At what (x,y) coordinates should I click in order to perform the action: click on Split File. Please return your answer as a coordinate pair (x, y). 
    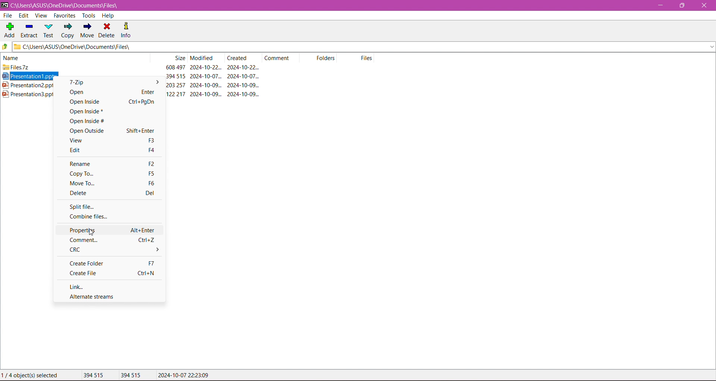
    Looking at the image, I should click on (82, 207).